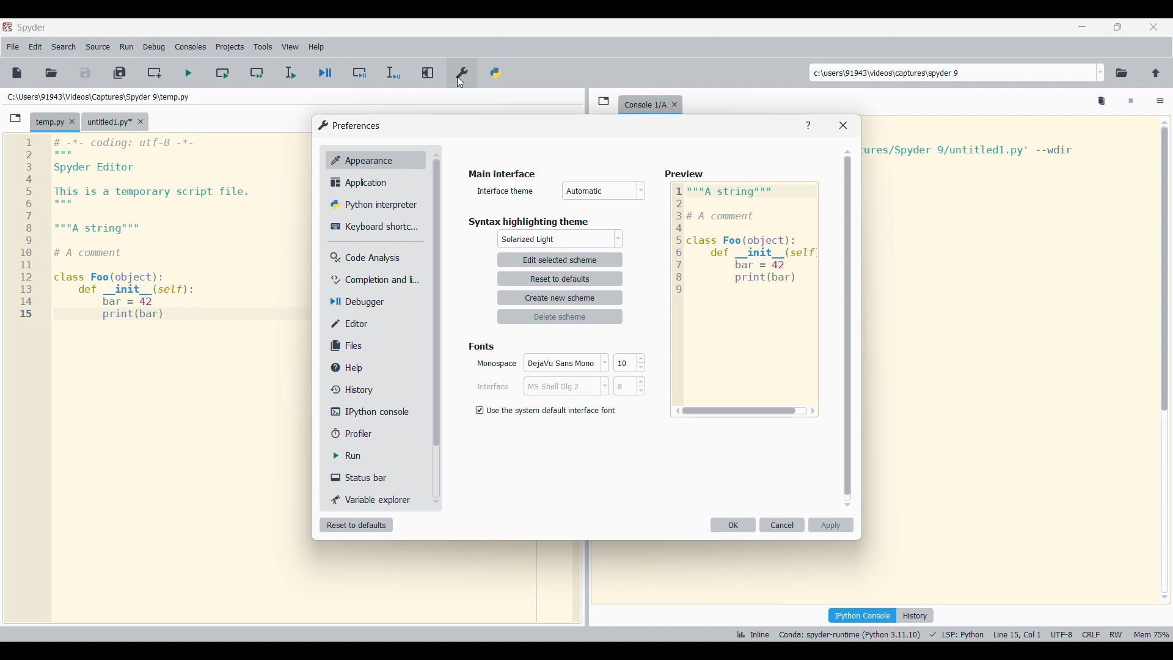 This screenshot has height=660, width=1173. Describe the element at coordinates (1122, 73) in the screenshot. I see `Browse a working directory` at that location.